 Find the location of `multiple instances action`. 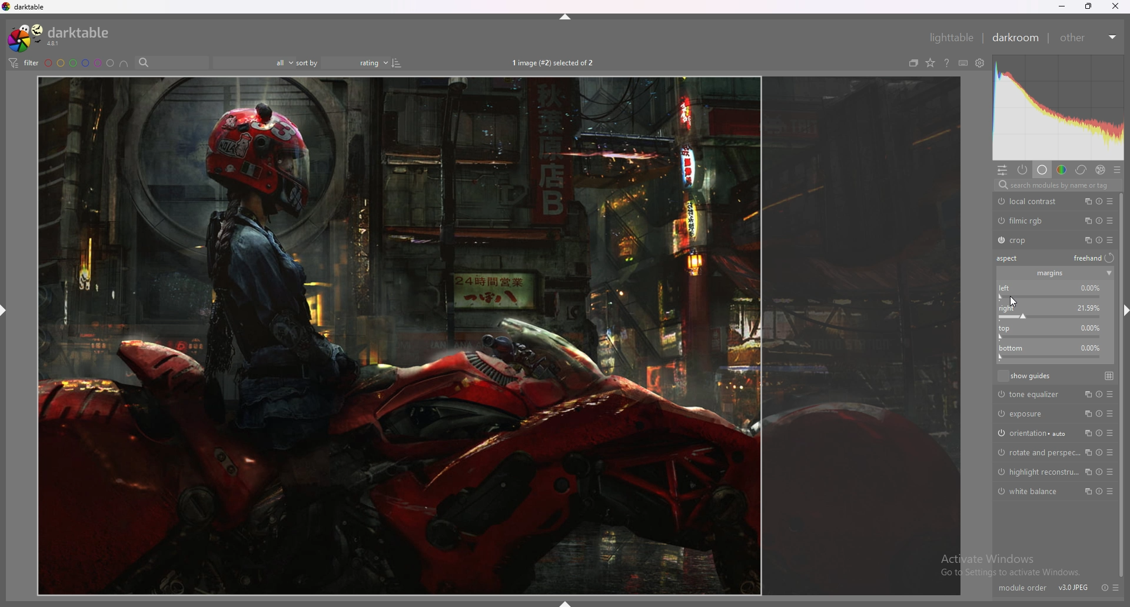

multiple instances action is located at coordinates (1086, 221).